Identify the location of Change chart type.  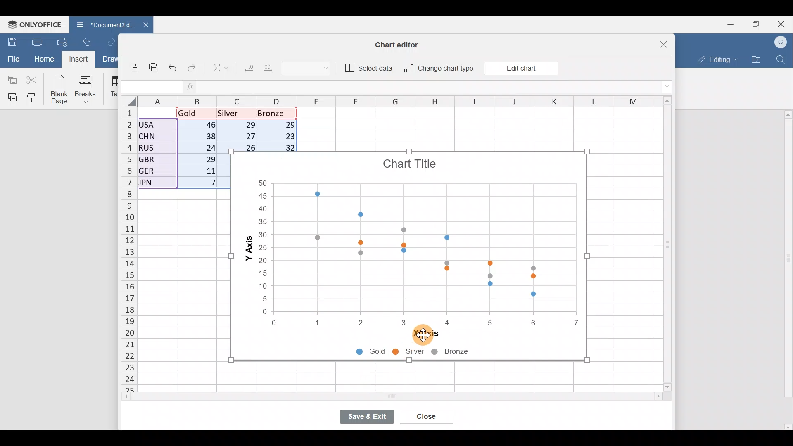
(439, 69).